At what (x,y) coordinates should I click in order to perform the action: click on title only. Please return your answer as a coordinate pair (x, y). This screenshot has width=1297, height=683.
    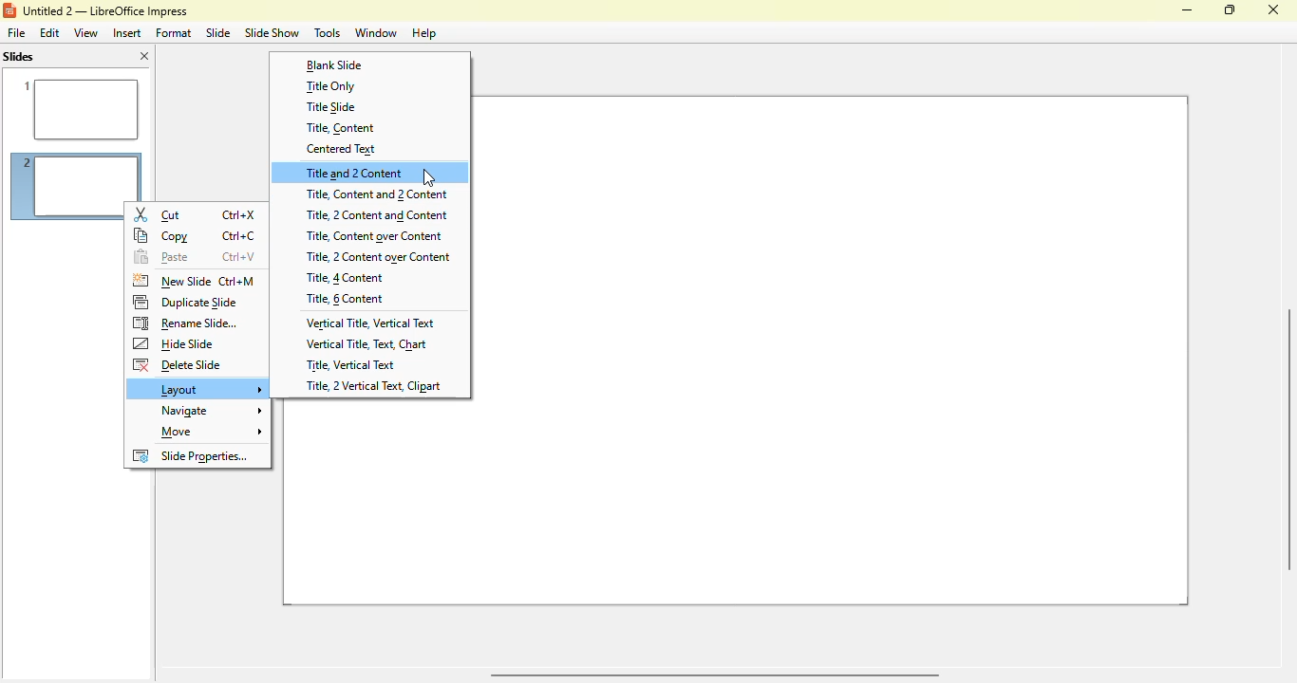
    Looking at the image, I should click on (331, 87).